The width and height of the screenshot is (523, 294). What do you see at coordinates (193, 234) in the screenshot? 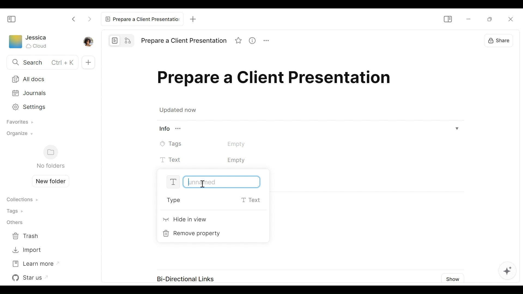
I see `Remove property` at bounding box center [193, 234].